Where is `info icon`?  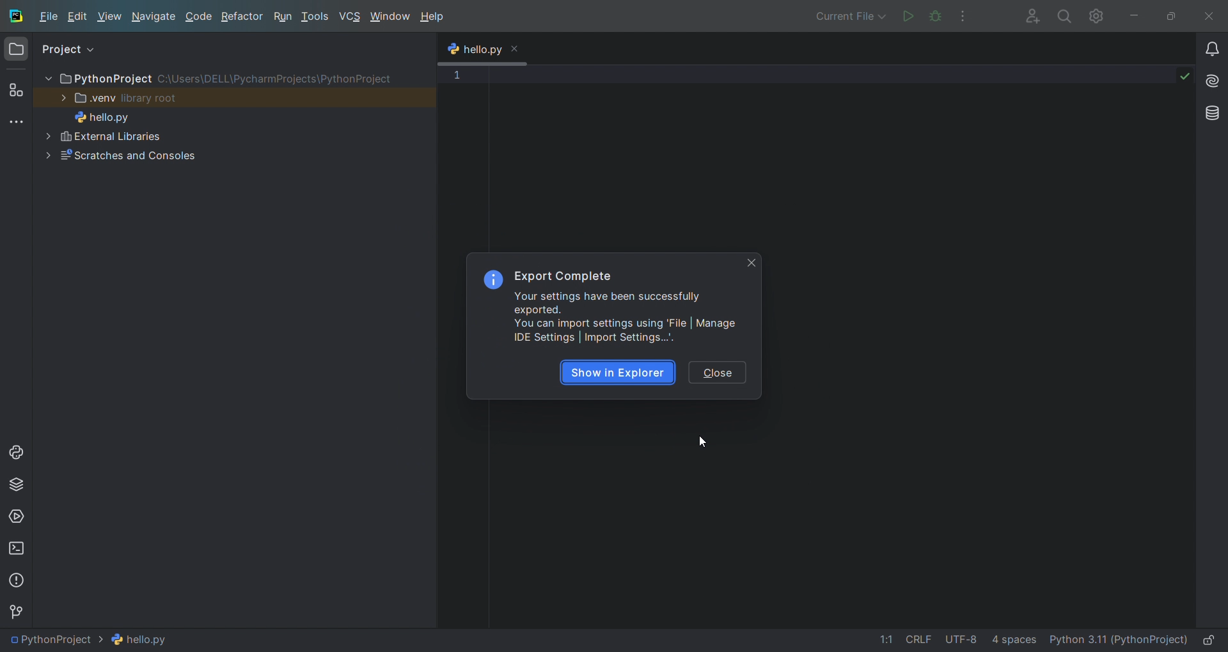 info icon is located at coordinates (492, 280).